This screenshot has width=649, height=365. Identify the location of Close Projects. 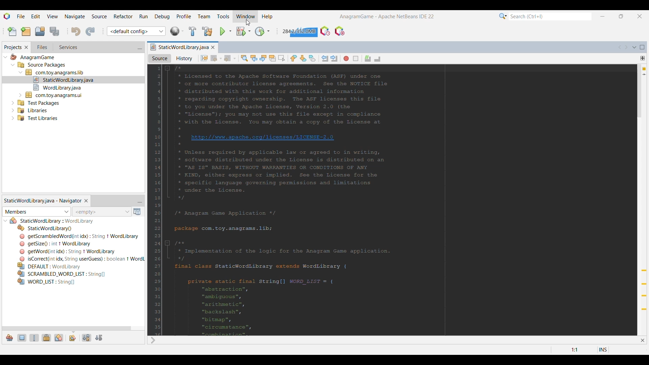
(26, 47).